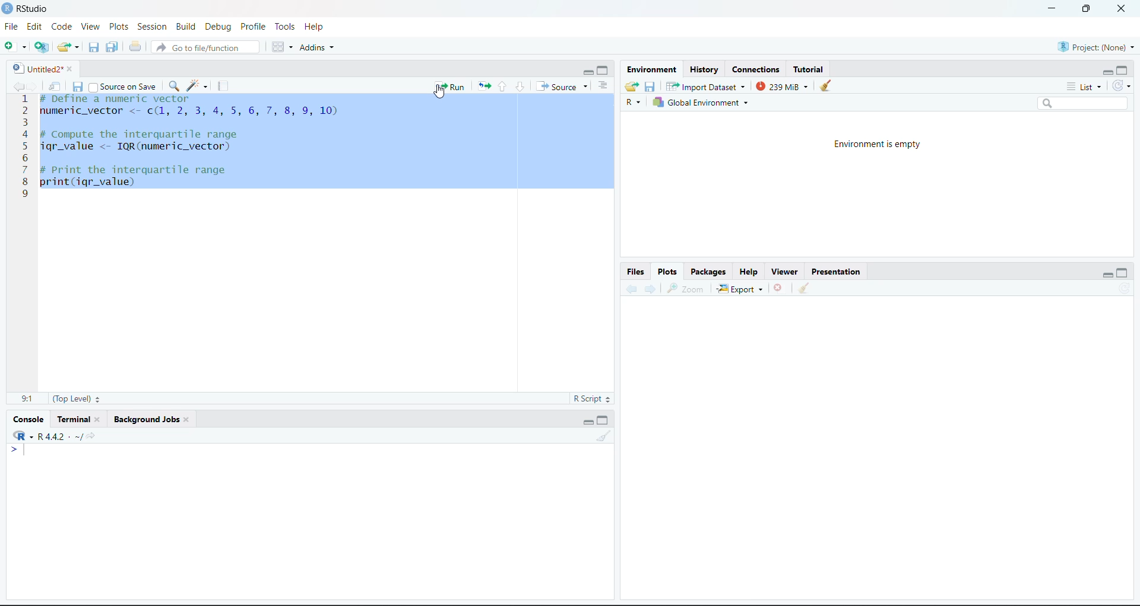  Describe the element at coordinates (15, 46) in the screenshot. I see `New File` at that location.